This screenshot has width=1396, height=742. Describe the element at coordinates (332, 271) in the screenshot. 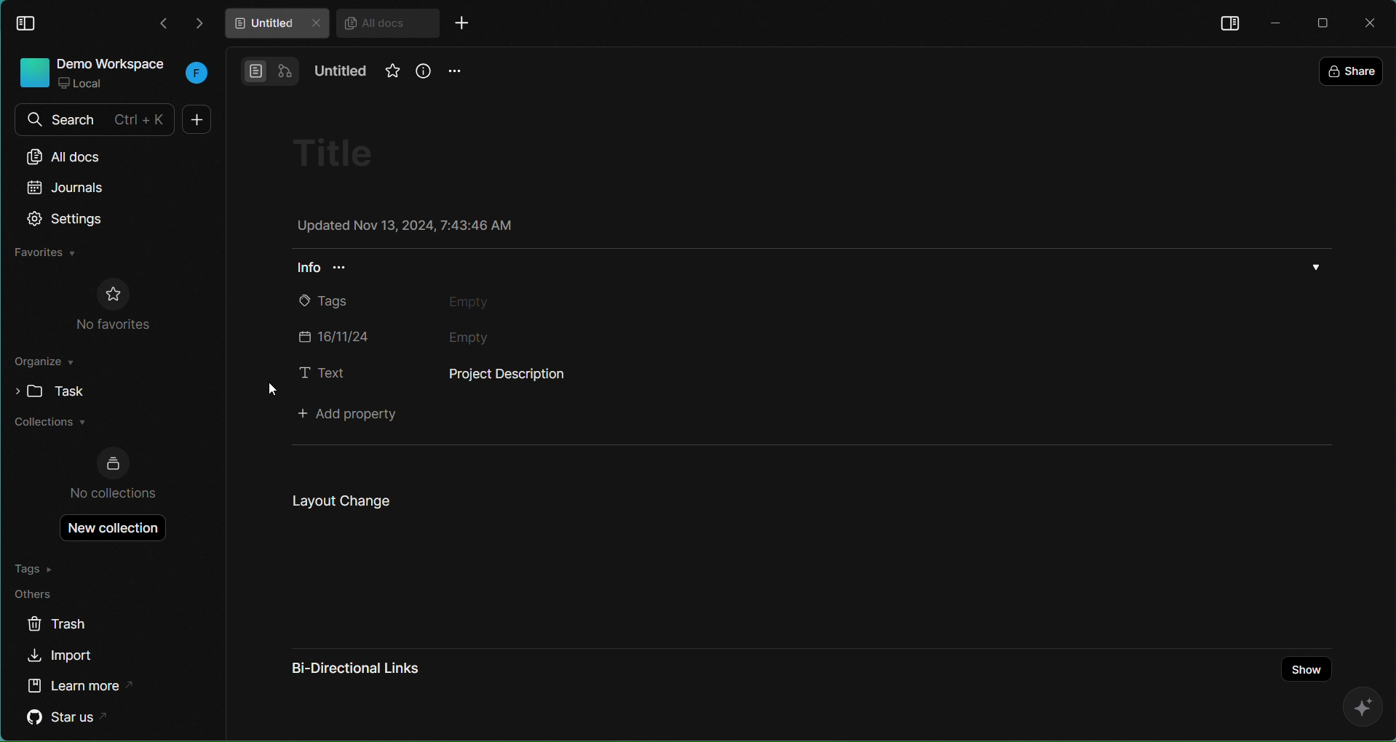

I see `Info` at that location.